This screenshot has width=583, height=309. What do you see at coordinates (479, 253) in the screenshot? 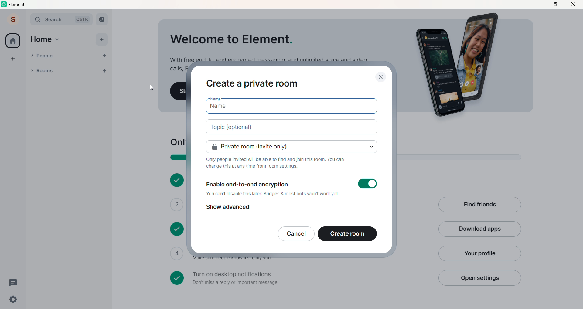
I see `Your Profile` at bounding box center [479, 253].